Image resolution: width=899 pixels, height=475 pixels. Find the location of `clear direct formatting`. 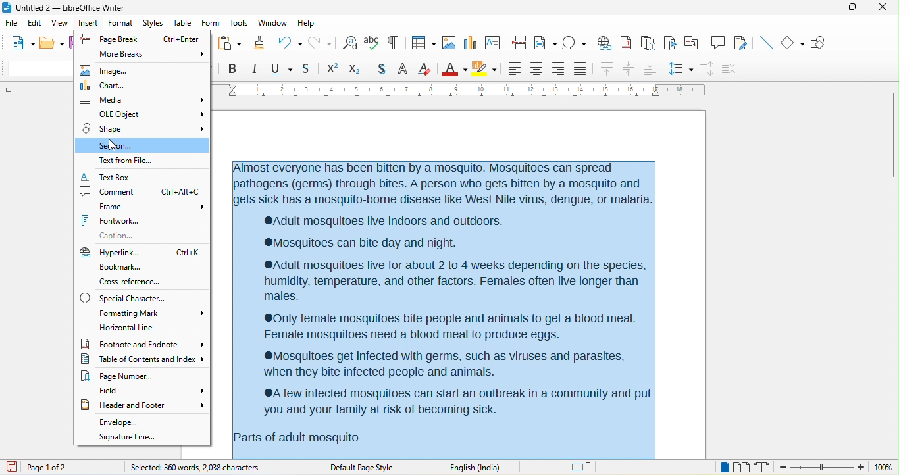

clear direct formatting is located at coordinates (426, 67).